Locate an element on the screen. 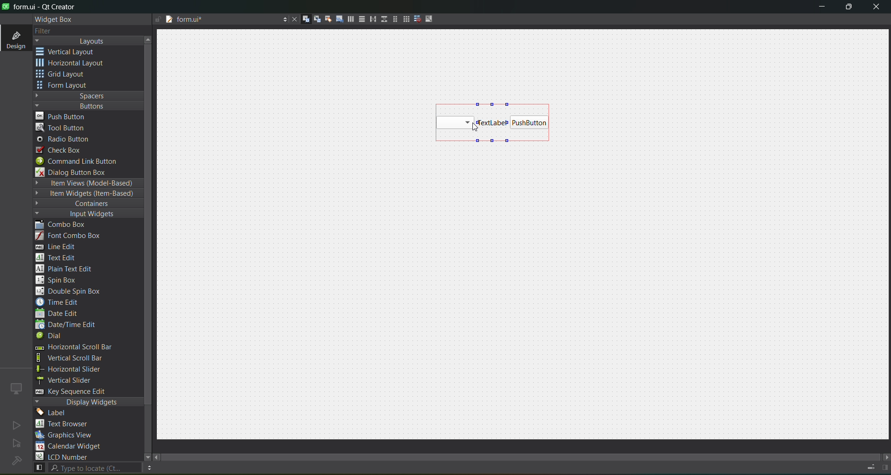 Image resolution: width=891 pixels, height=475 pixels. line edit  is located at coordinates (60, 247).